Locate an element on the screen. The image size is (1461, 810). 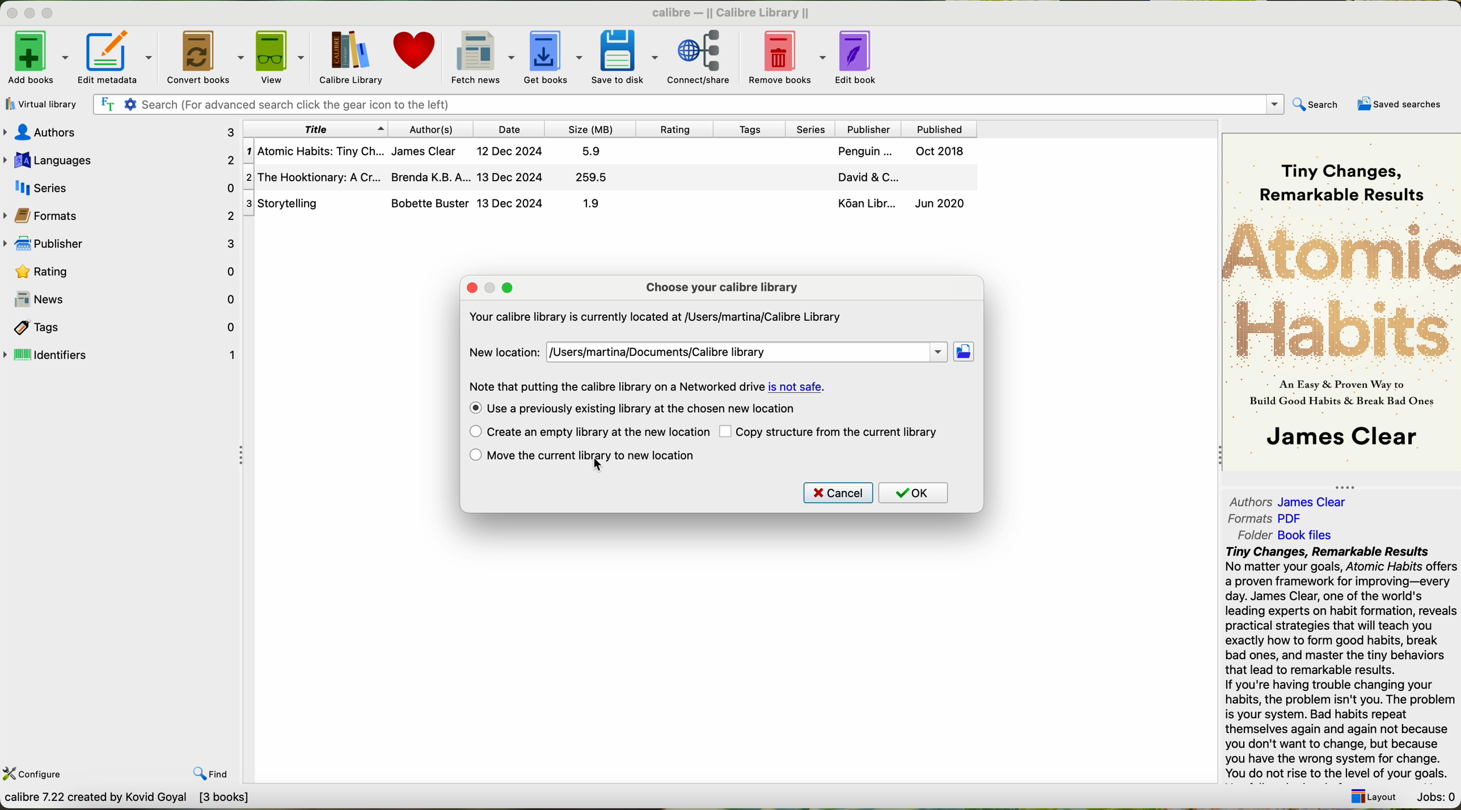
An easy proven way to build Good Habits & Break Bad Ones is located at coordinates (1339, 397).